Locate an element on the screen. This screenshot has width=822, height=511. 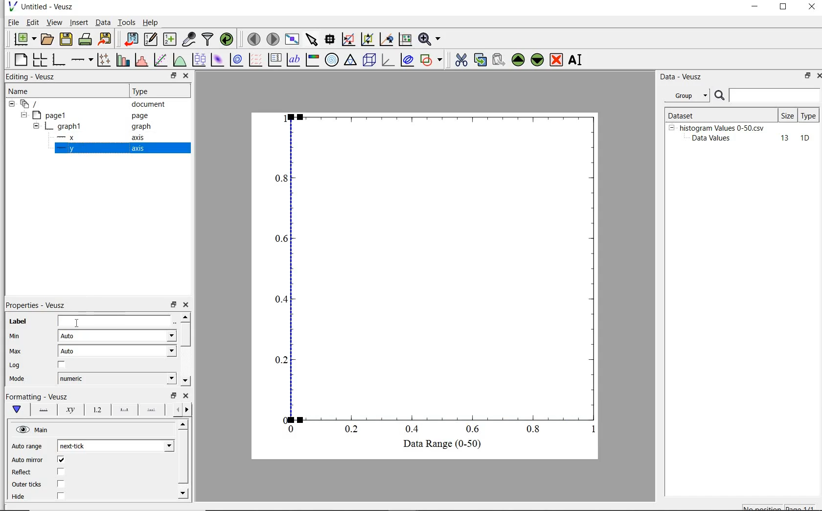
hide is located at coordinates (34, 430).